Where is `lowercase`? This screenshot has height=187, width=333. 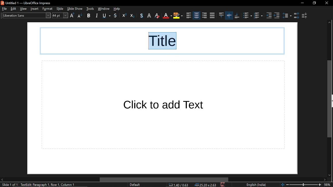
lowercase is located at coordinates (80, 16).